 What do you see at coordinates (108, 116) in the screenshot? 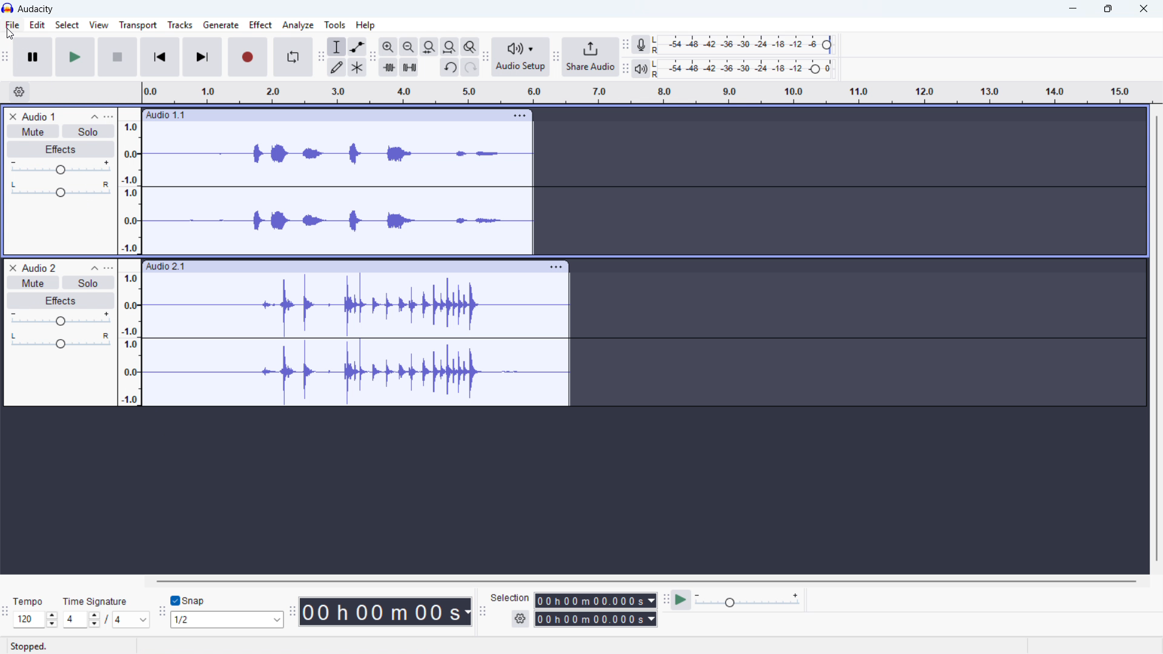
I see `Track control panel menu` at bounding box center [108, 116].